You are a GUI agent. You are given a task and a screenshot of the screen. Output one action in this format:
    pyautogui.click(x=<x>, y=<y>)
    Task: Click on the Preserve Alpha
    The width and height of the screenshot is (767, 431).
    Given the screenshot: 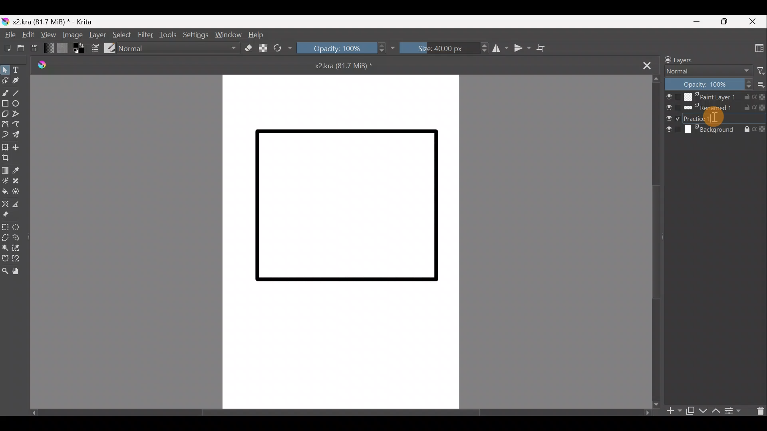 What is the action you would take?
    pyautogui.click(x=262, y=47)
    